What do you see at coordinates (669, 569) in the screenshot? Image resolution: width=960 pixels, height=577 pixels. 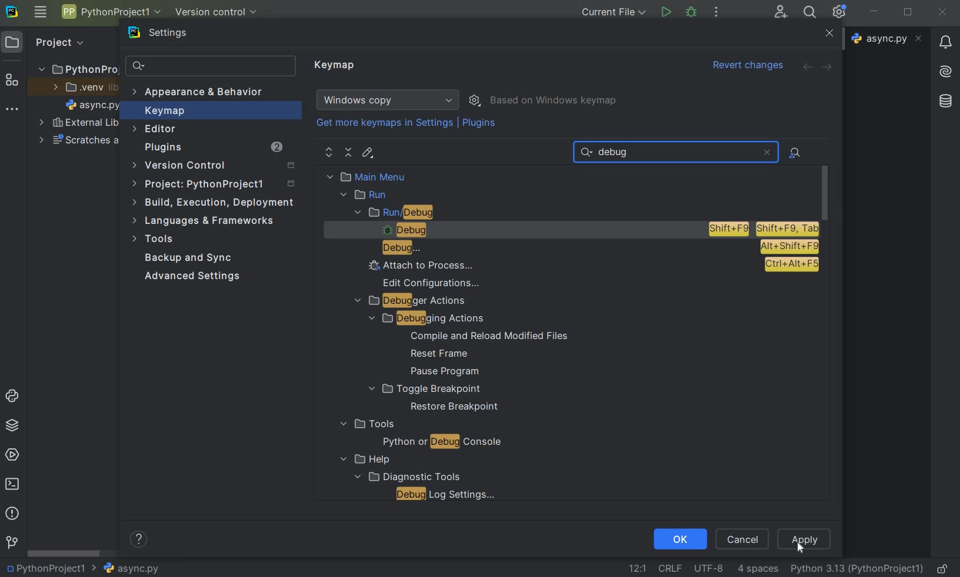 I see `line separator` at bounding box center [669, 569].